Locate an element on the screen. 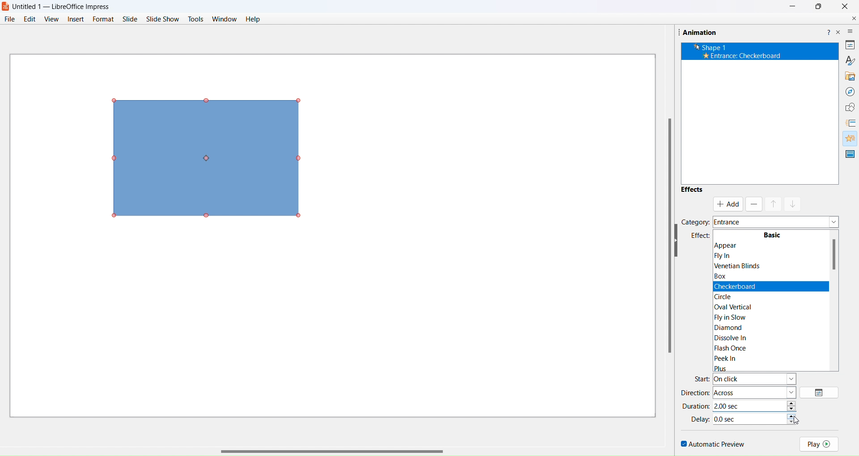  insert is located at coordinates (76, 18).